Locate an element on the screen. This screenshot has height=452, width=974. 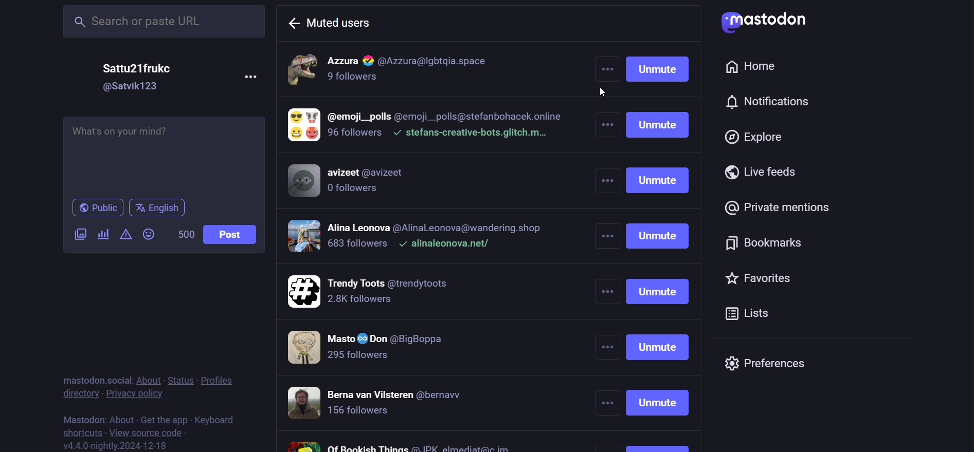
favorites is located at coordinates (760, 279).